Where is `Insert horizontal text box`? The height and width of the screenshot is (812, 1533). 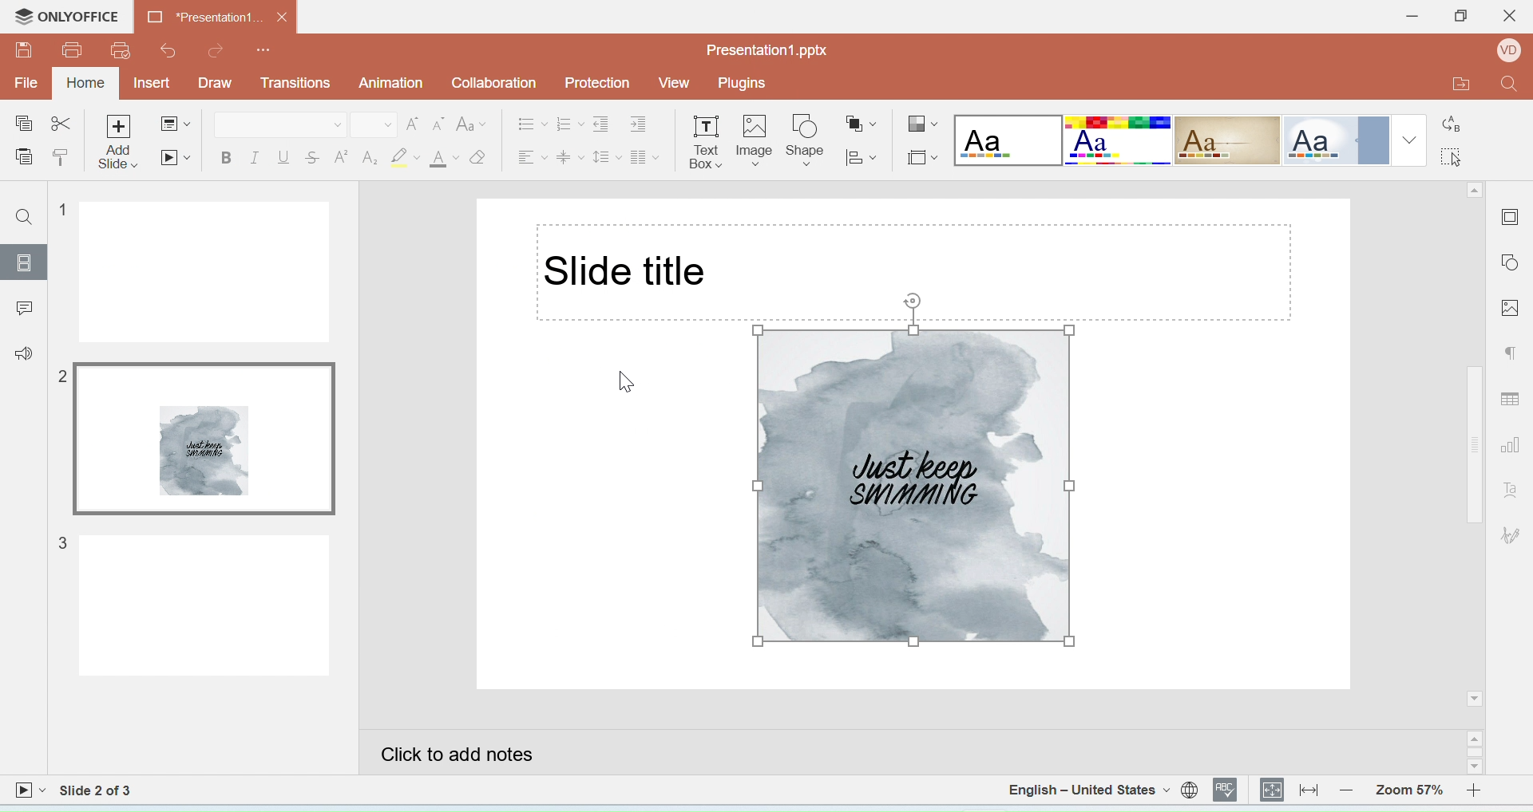
Insert horizontal text box is located at coordinates (705, 141).